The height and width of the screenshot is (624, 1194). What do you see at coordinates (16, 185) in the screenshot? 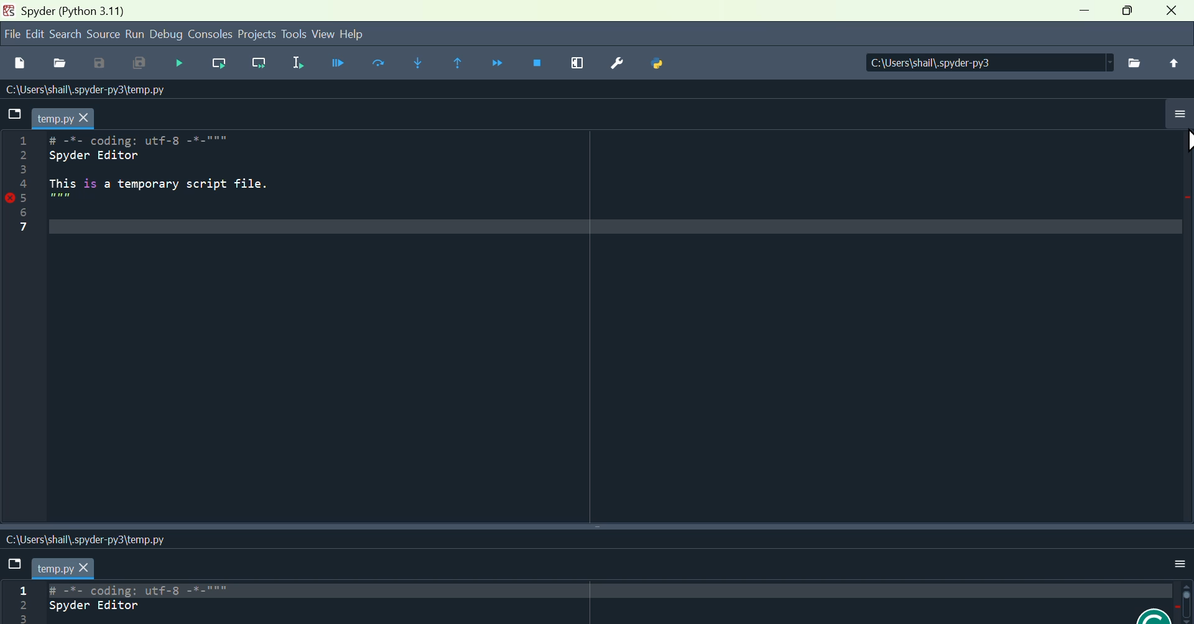
I see `Line numbers` at bounding box center [16, 185].